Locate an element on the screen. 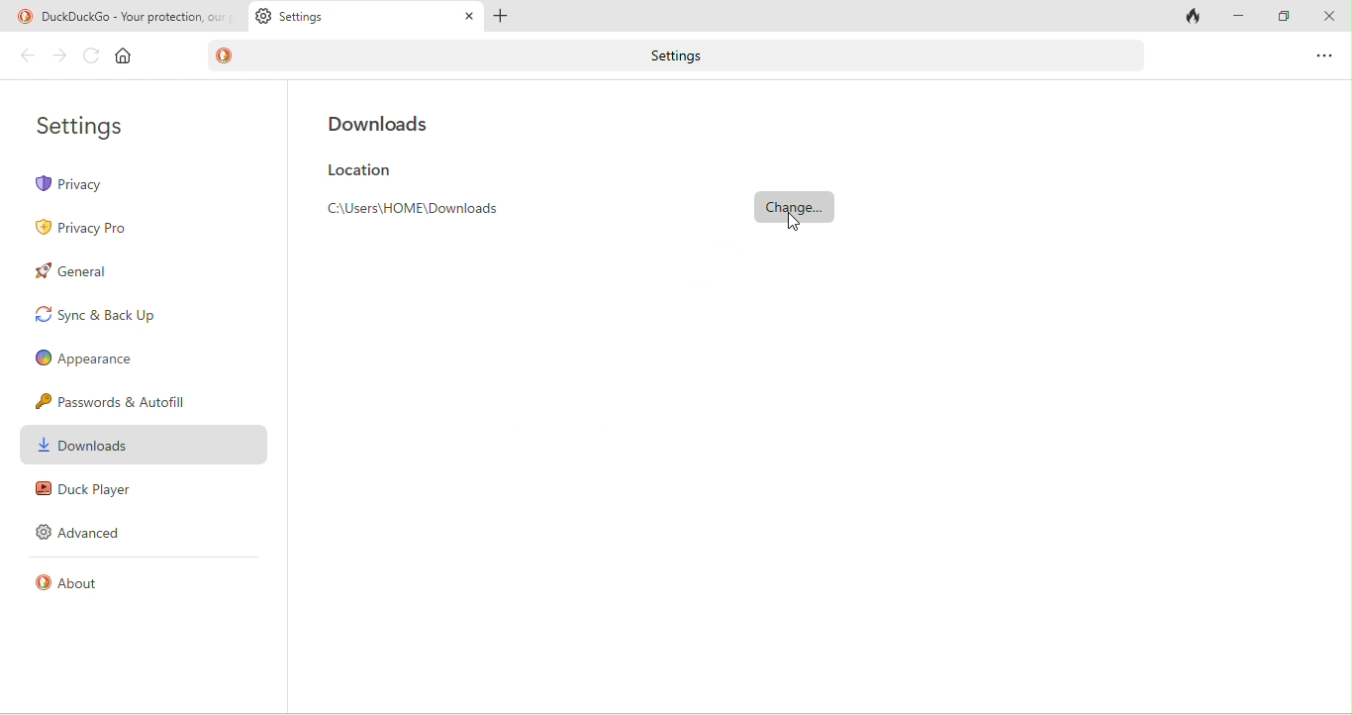 The width and height of the screenshot is (1352, 715). refresh is located at coordinates (87, 55).